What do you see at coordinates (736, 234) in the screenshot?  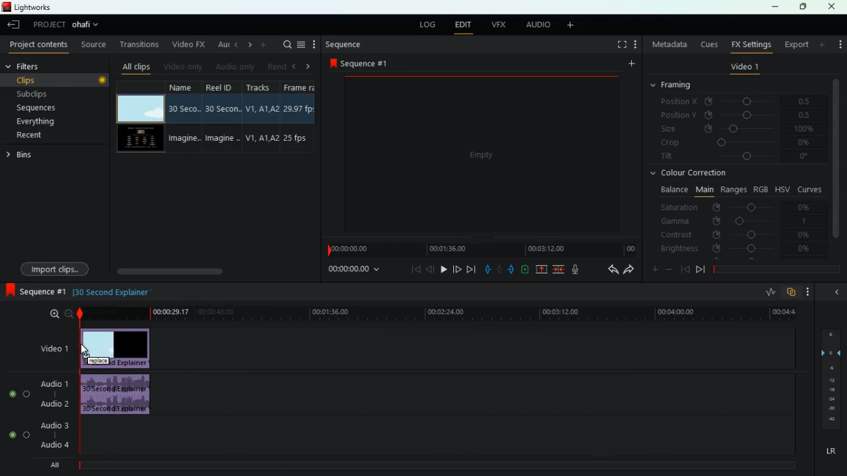 I see `contrast` at bounding box center [736, 234].